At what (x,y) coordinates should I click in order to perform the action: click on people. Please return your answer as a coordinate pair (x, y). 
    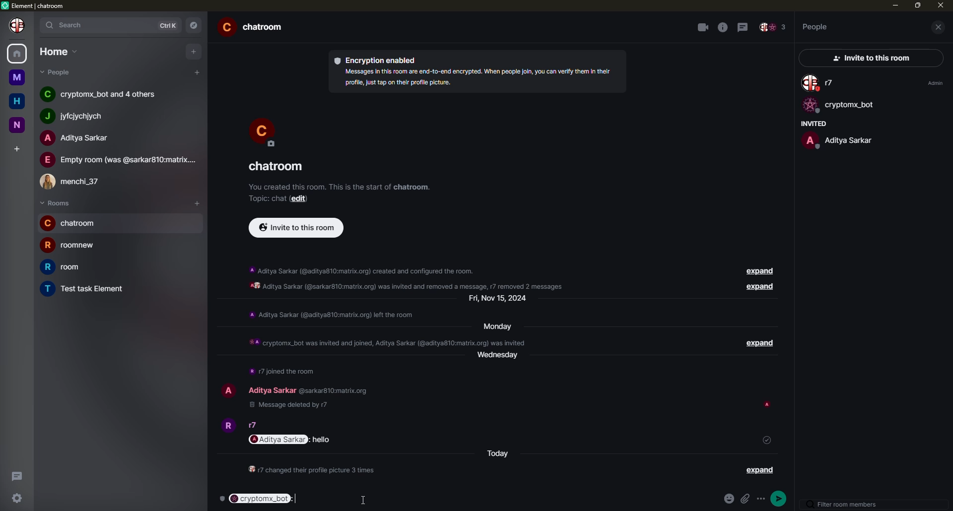
    Looking at the image, I should click on (272, 390).